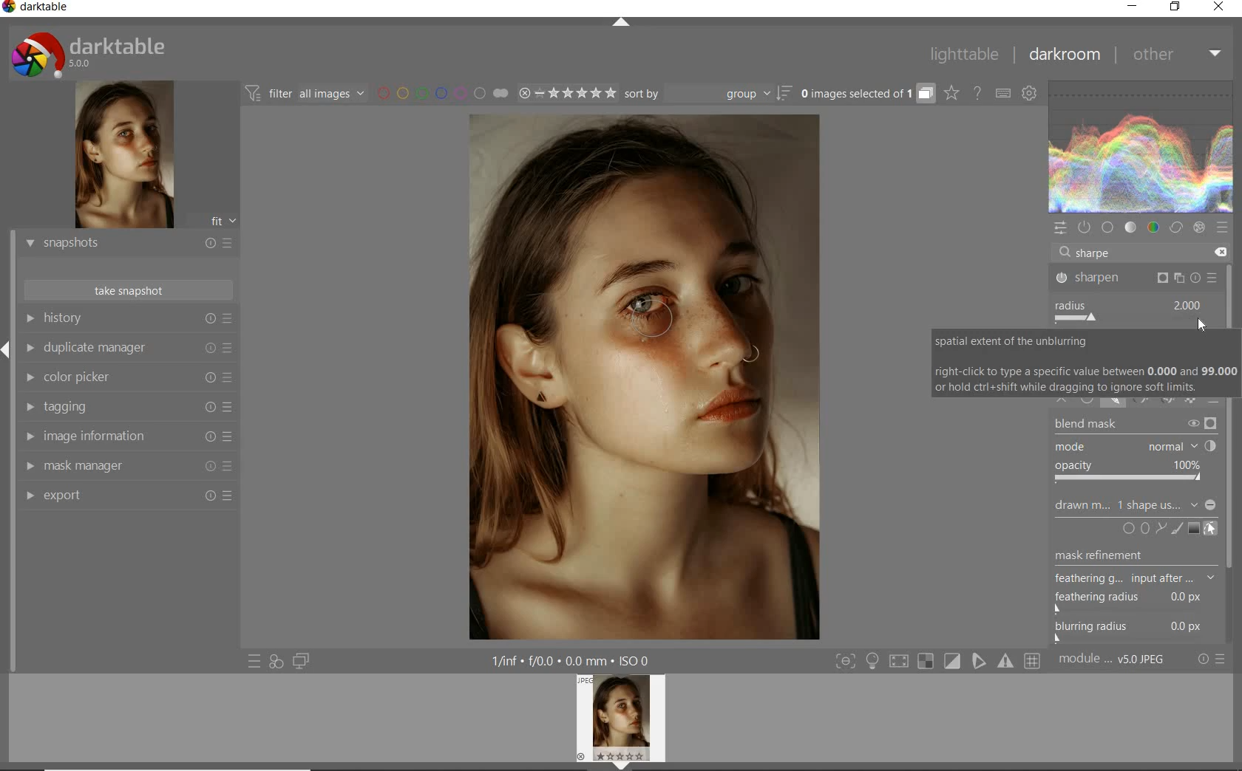  Describe the element at coordinates (865, 93) in the screenshot. I see `expand grouped images` at that location.